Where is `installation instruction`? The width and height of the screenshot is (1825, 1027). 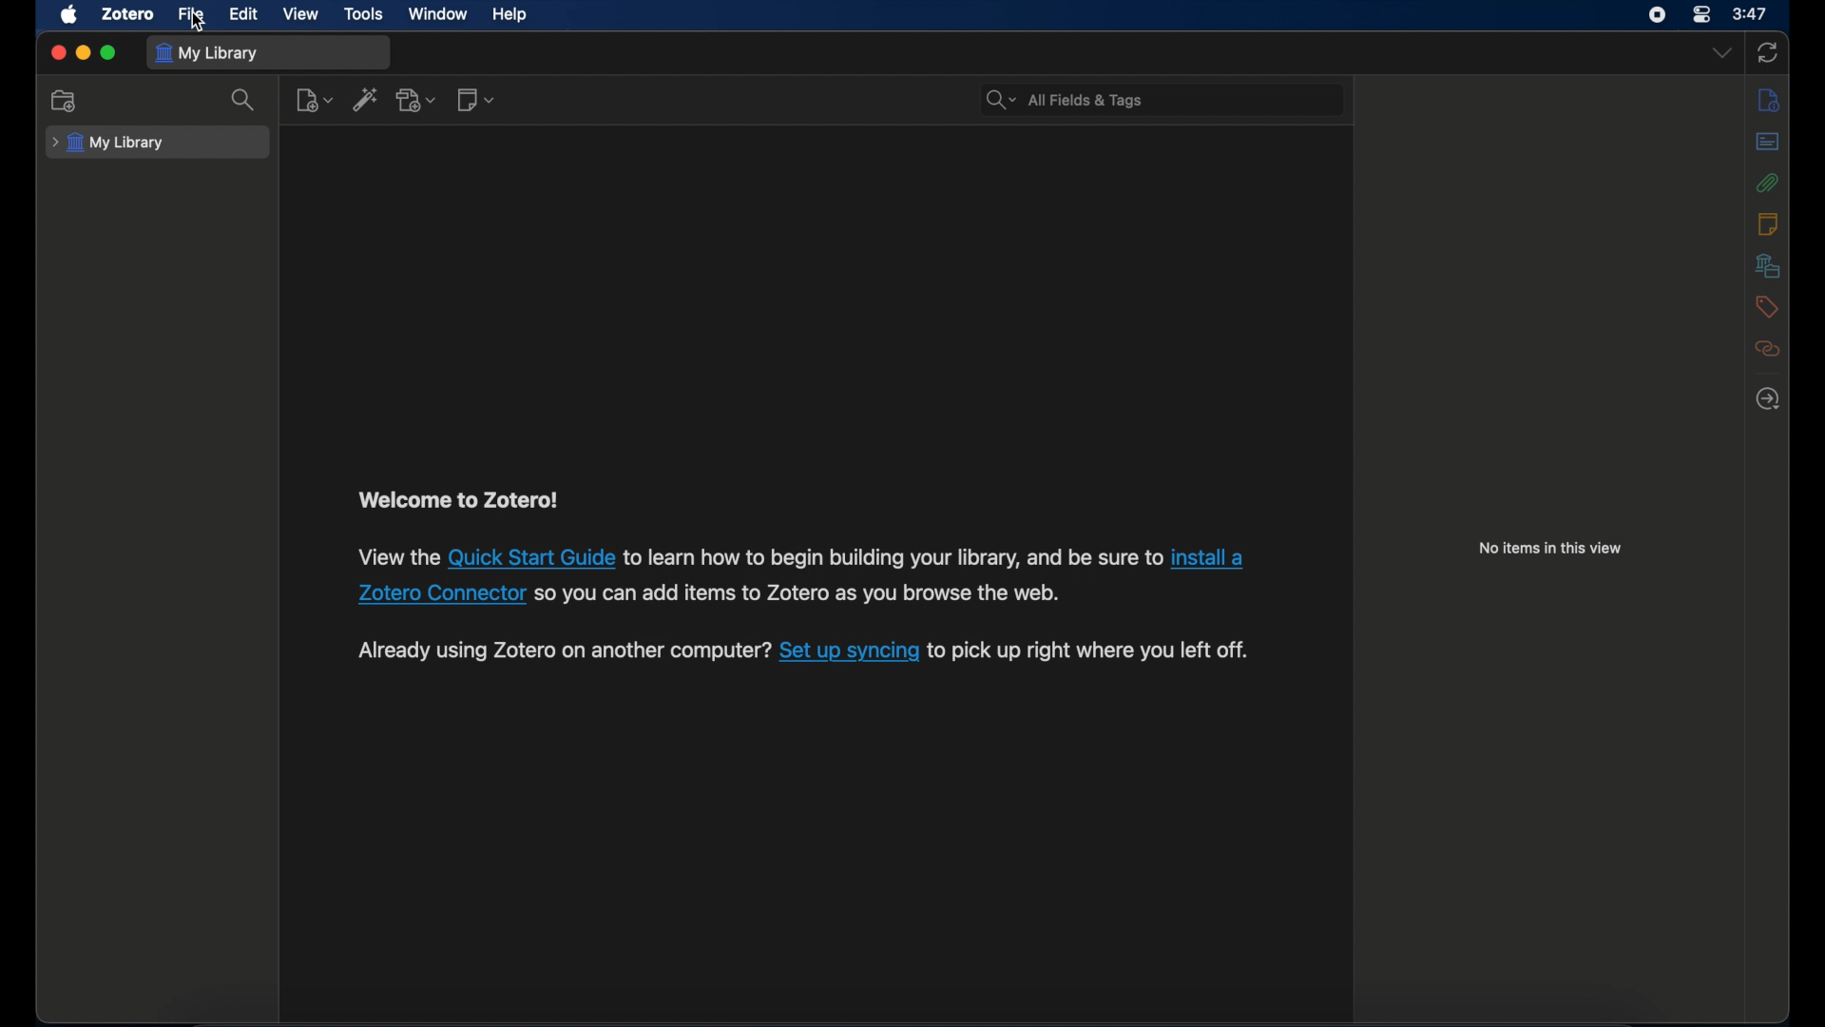 installation instruction is located at coordinates (395, 554).